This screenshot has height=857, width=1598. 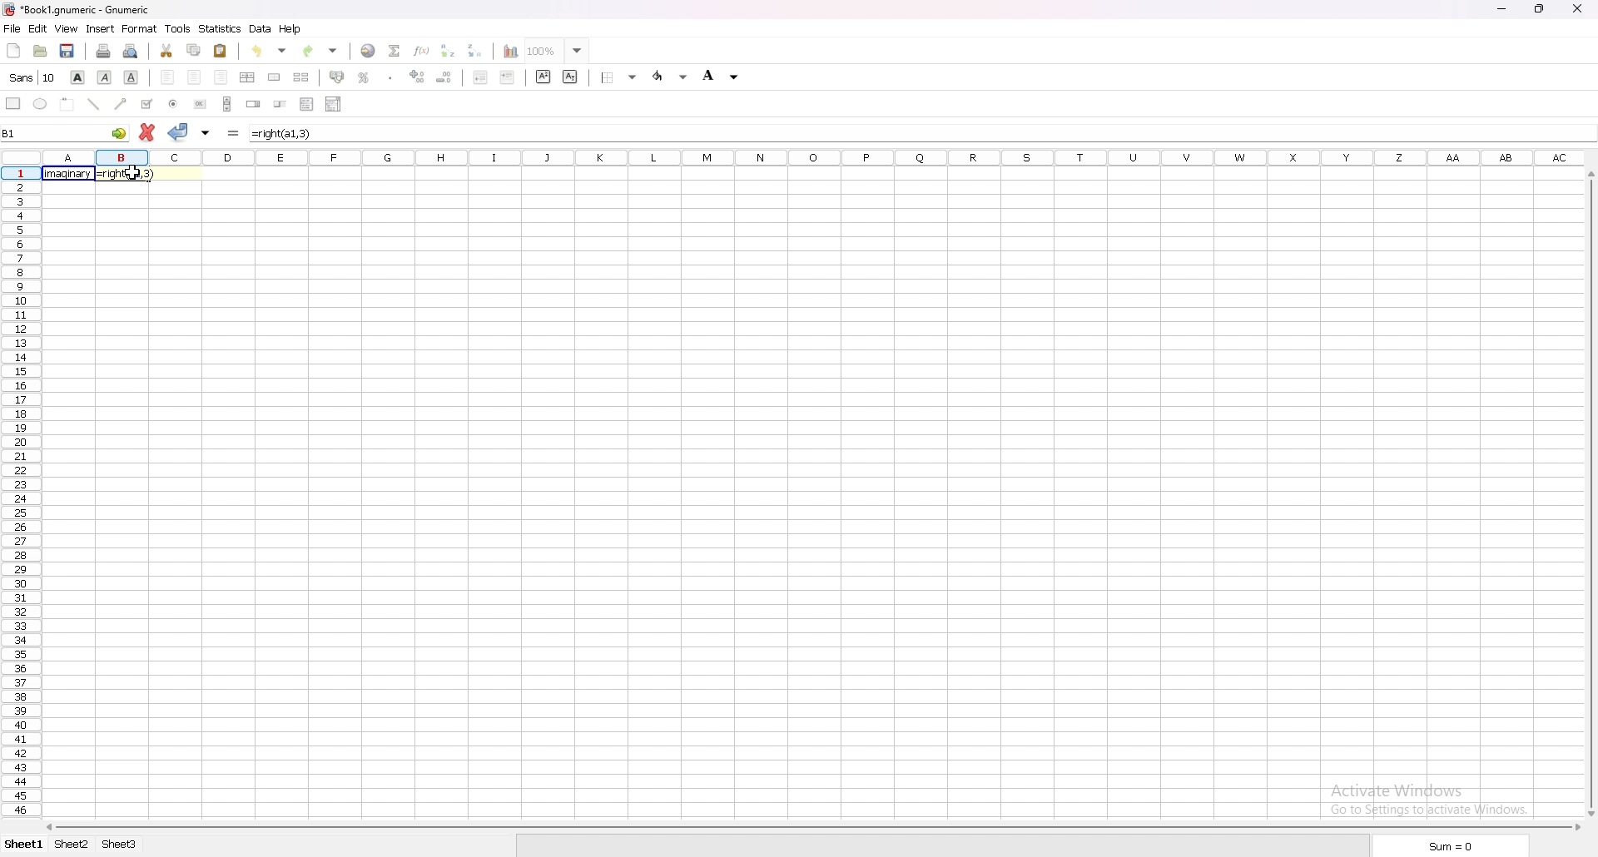 I want to click on italic, so click(x=105, y=77).